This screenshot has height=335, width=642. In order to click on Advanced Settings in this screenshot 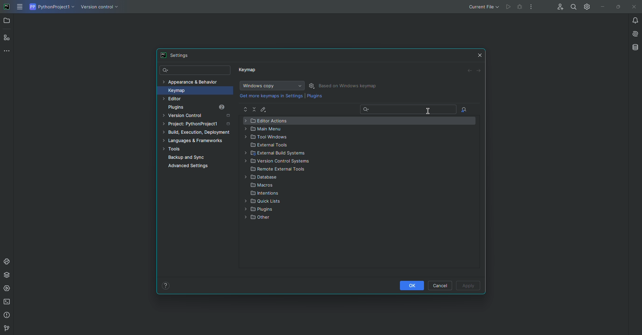, I will do `click(190, 167)`.